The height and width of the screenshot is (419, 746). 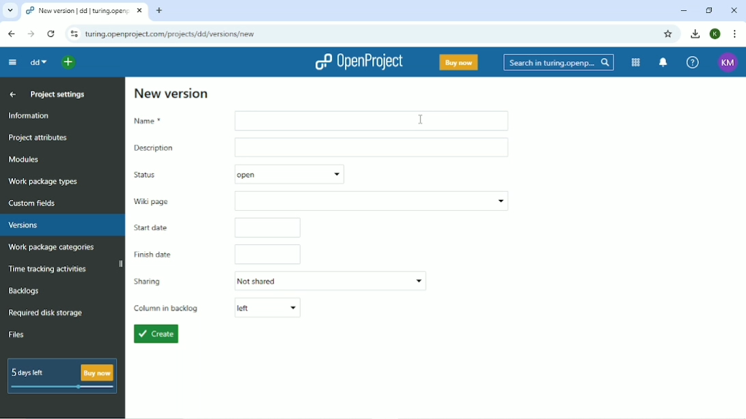 I want to click on Select a project, so click(x=68, y=63).